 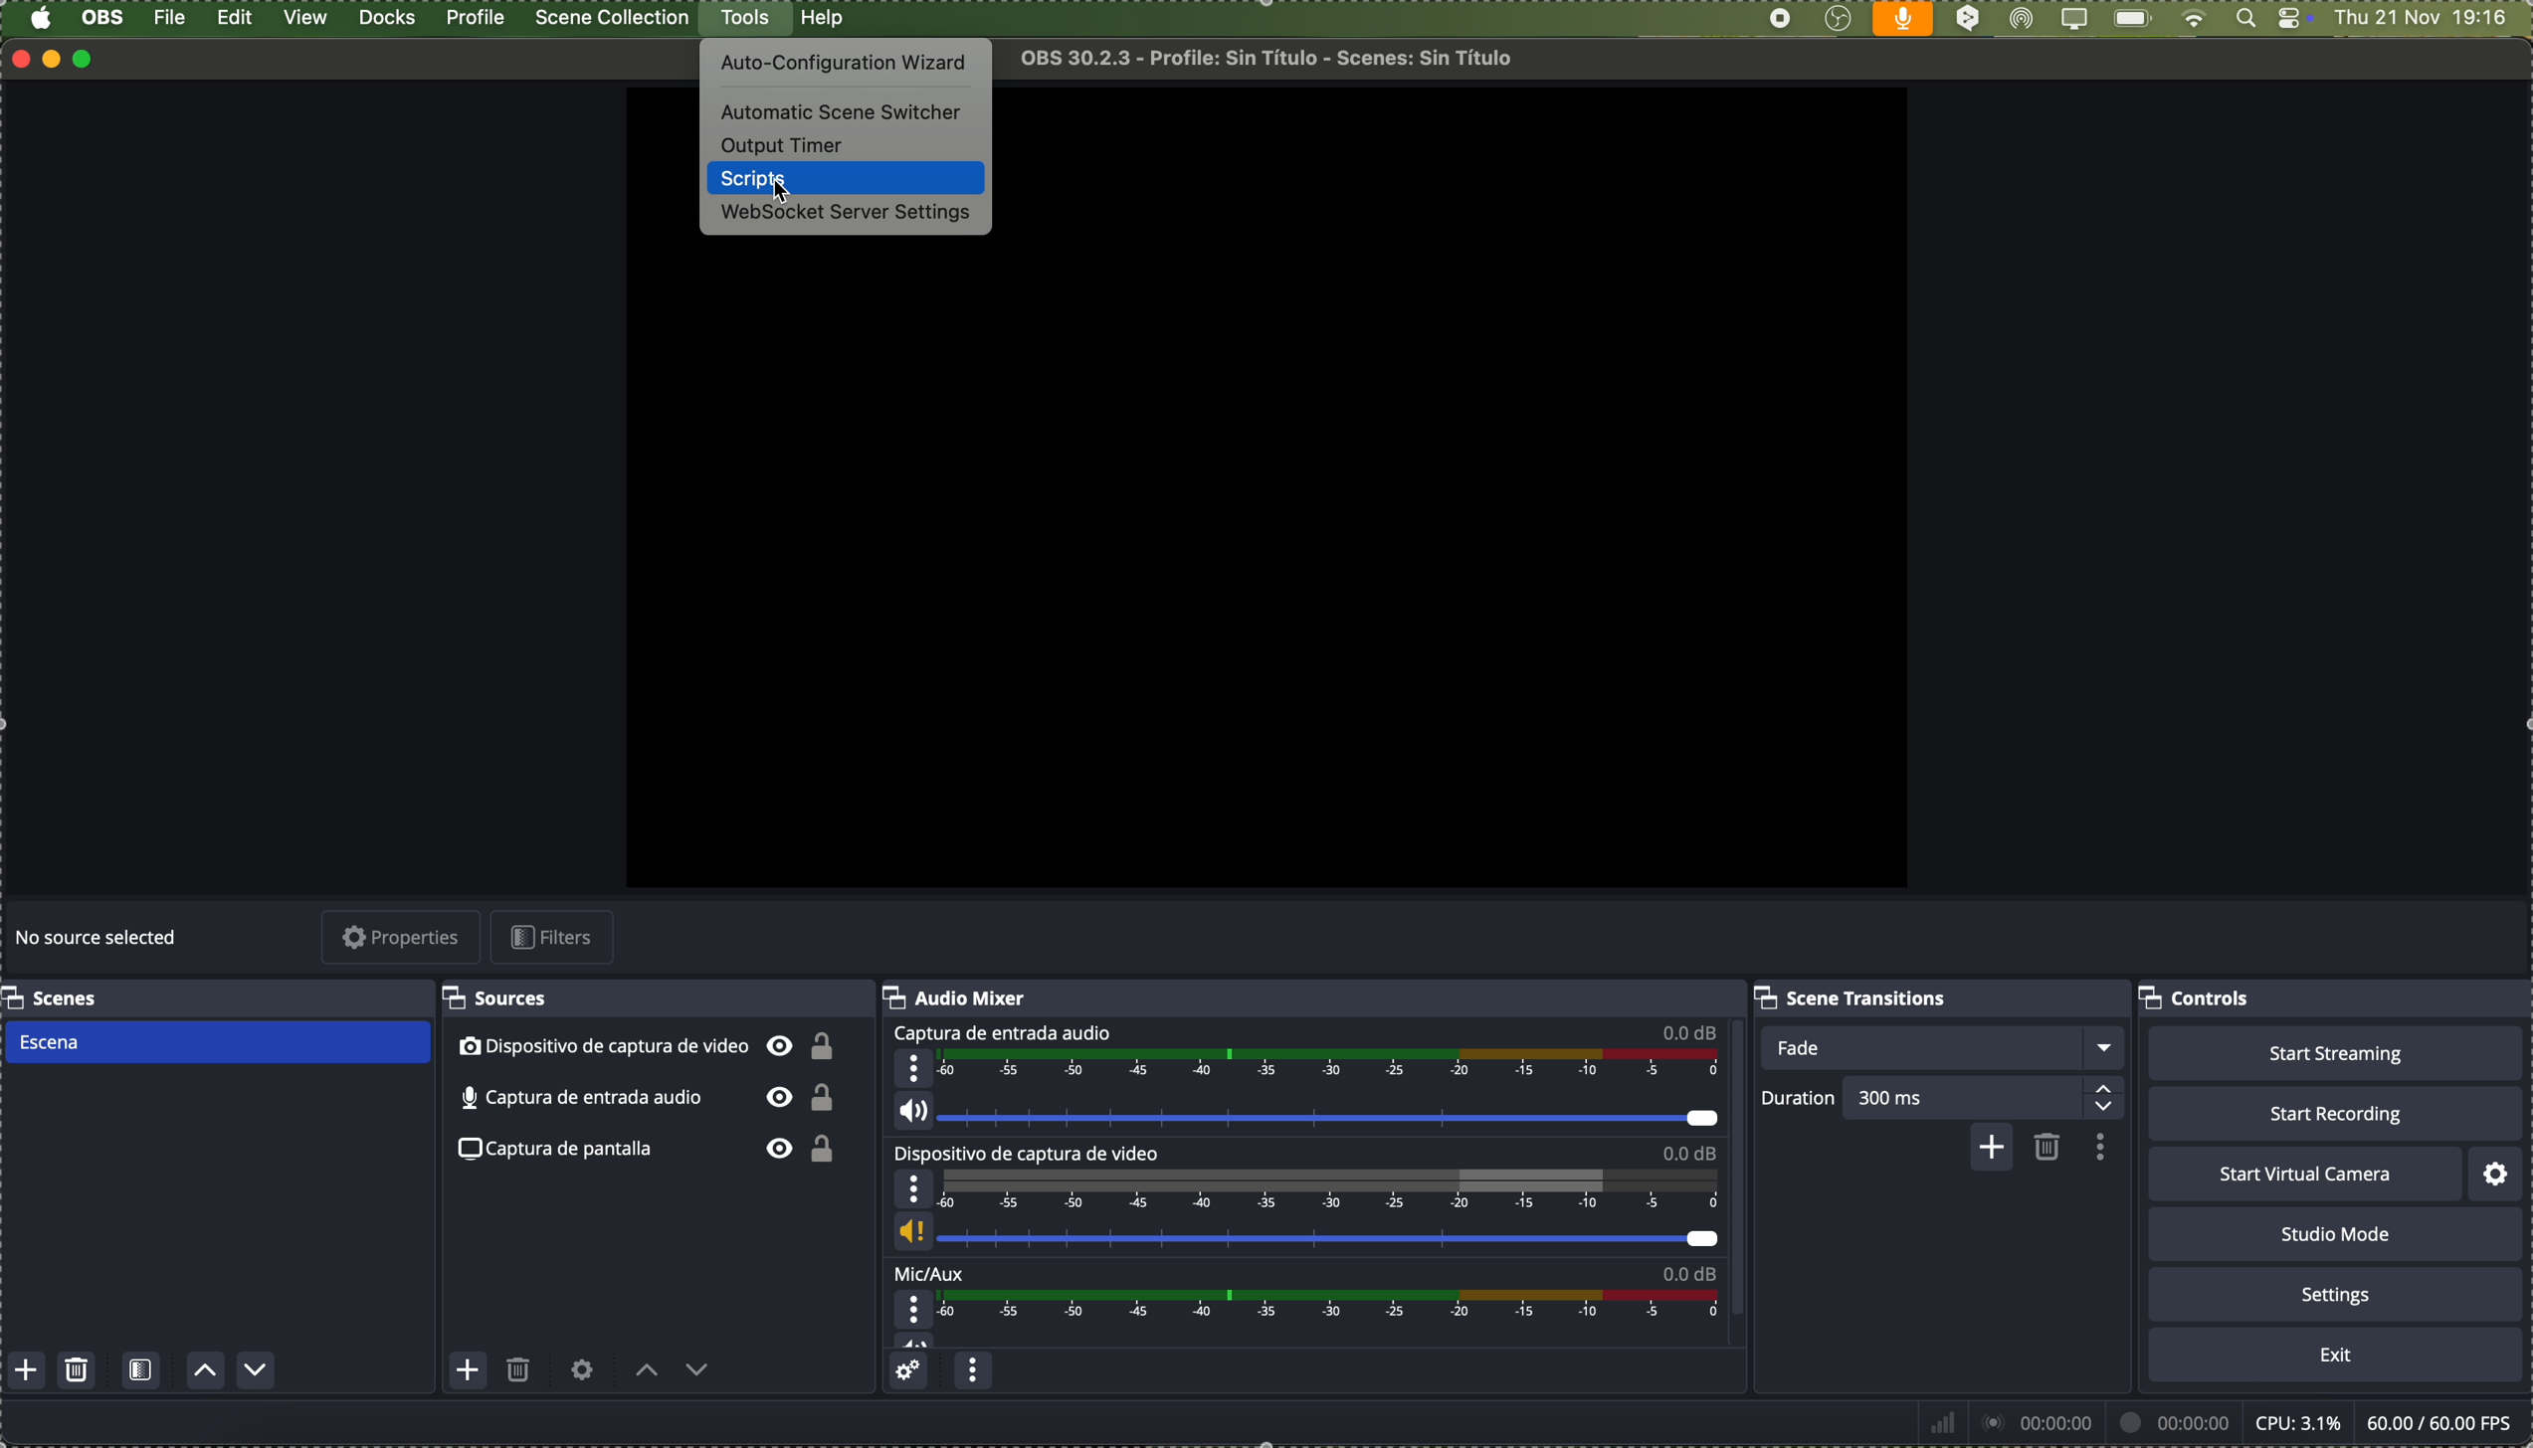 What do you see at coordinates (646, 1099) in the screenshot?
I see `audio input capture` at bounding box center [646, 1099].